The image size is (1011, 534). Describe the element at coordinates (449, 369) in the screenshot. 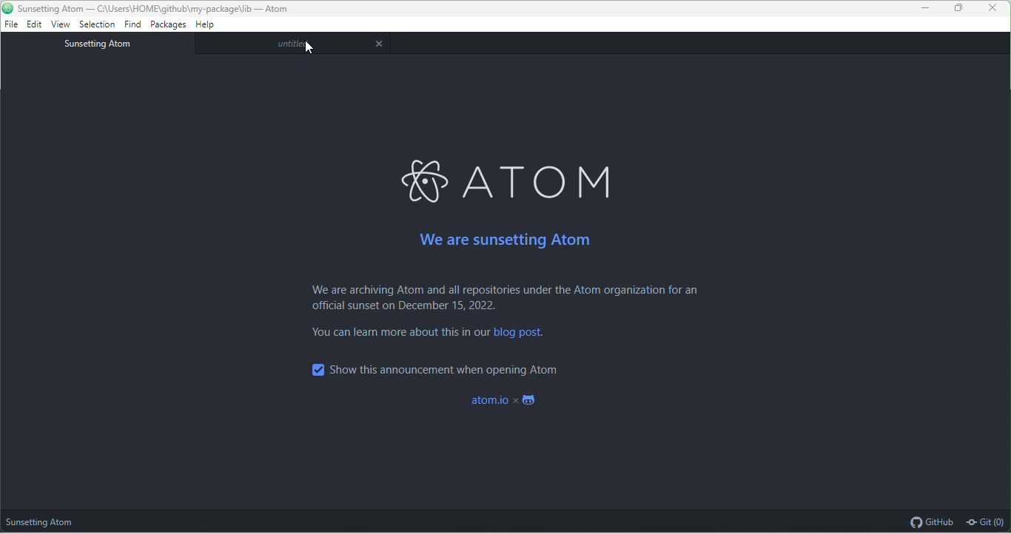

I see `show this while opening atom` at that location.